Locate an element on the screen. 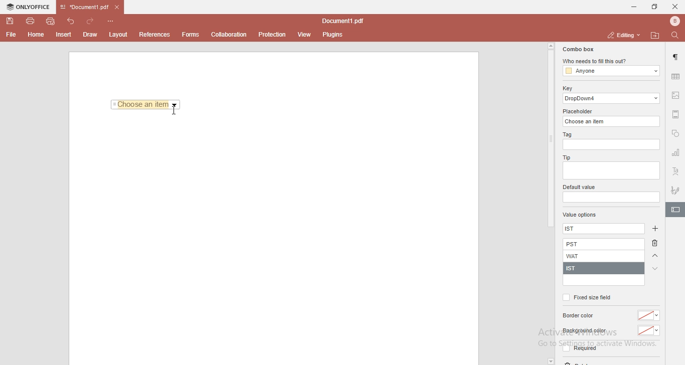 This screenshot has height=365, width=685. bluetooth is located at coordinates (672, 21).